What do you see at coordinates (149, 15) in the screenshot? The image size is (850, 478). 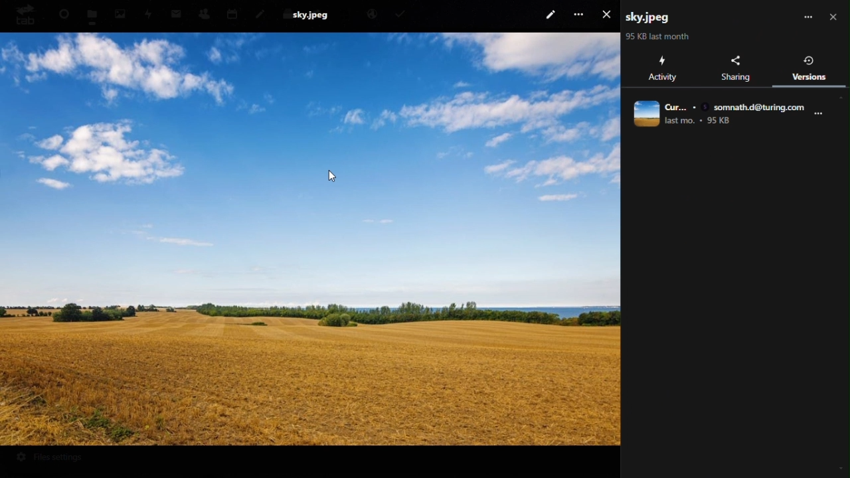 I see `Activity ` at bounding box center [149, 15].